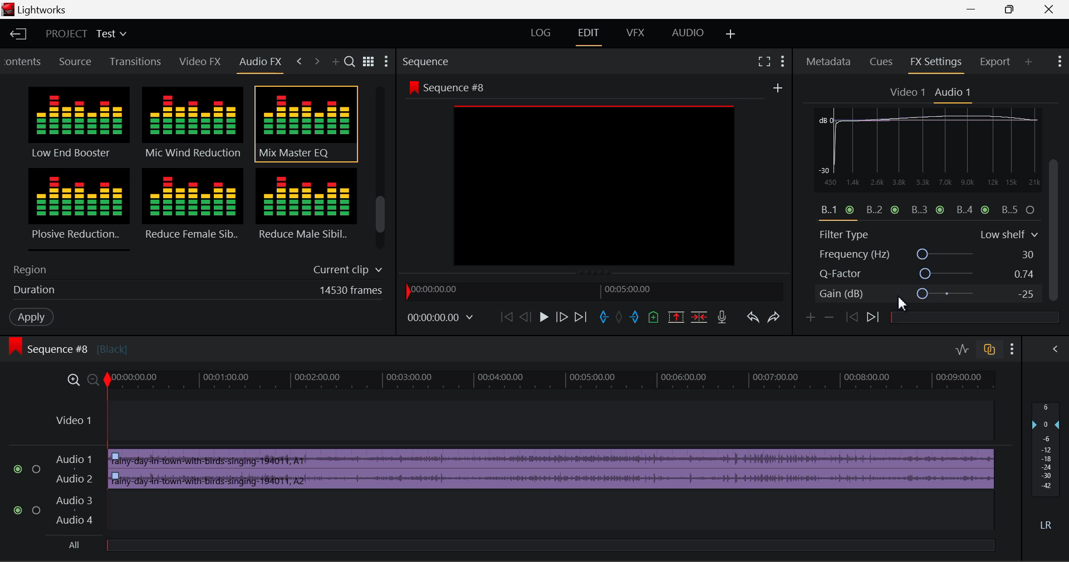  I want to click on Add Panel, so click(337, 63).